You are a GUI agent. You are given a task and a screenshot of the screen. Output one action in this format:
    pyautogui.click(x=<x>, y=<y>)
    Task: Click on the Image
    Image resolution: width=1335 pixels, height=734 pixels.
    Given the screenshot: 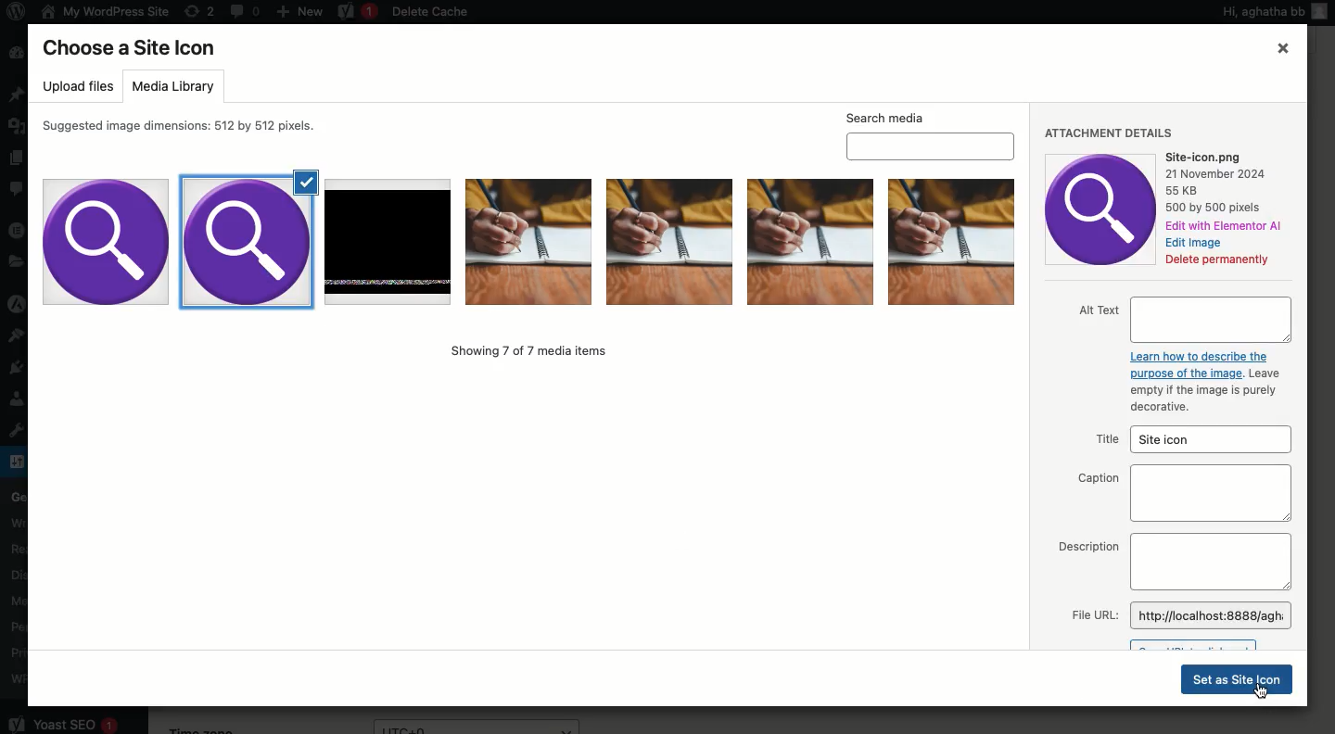 What is the action you would take?
    pyautogui.click(x=391, y=237)
    